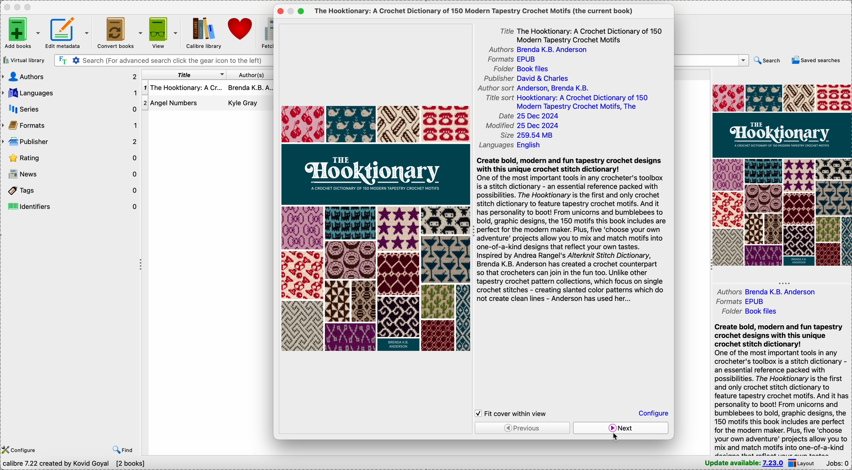 The width and height of the screenshot is (852, 470). Describe the element at coordinates (575, 231) in the screenshot. I see `synopsis` at that location.